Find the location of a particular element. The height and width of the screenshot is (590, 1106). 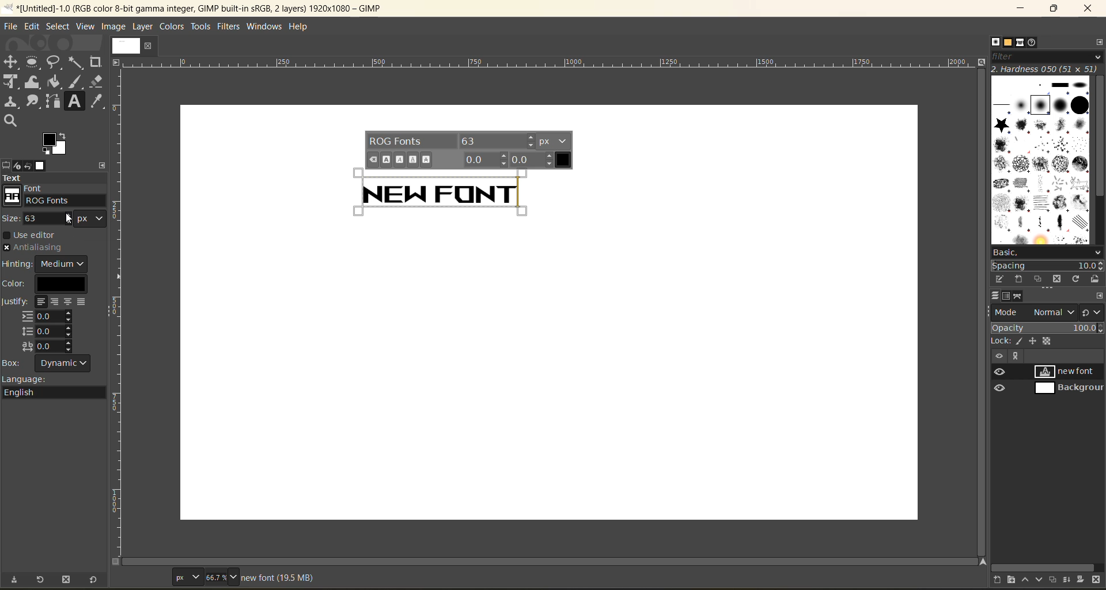

merge this layer is located at coordinates (1071, 581).